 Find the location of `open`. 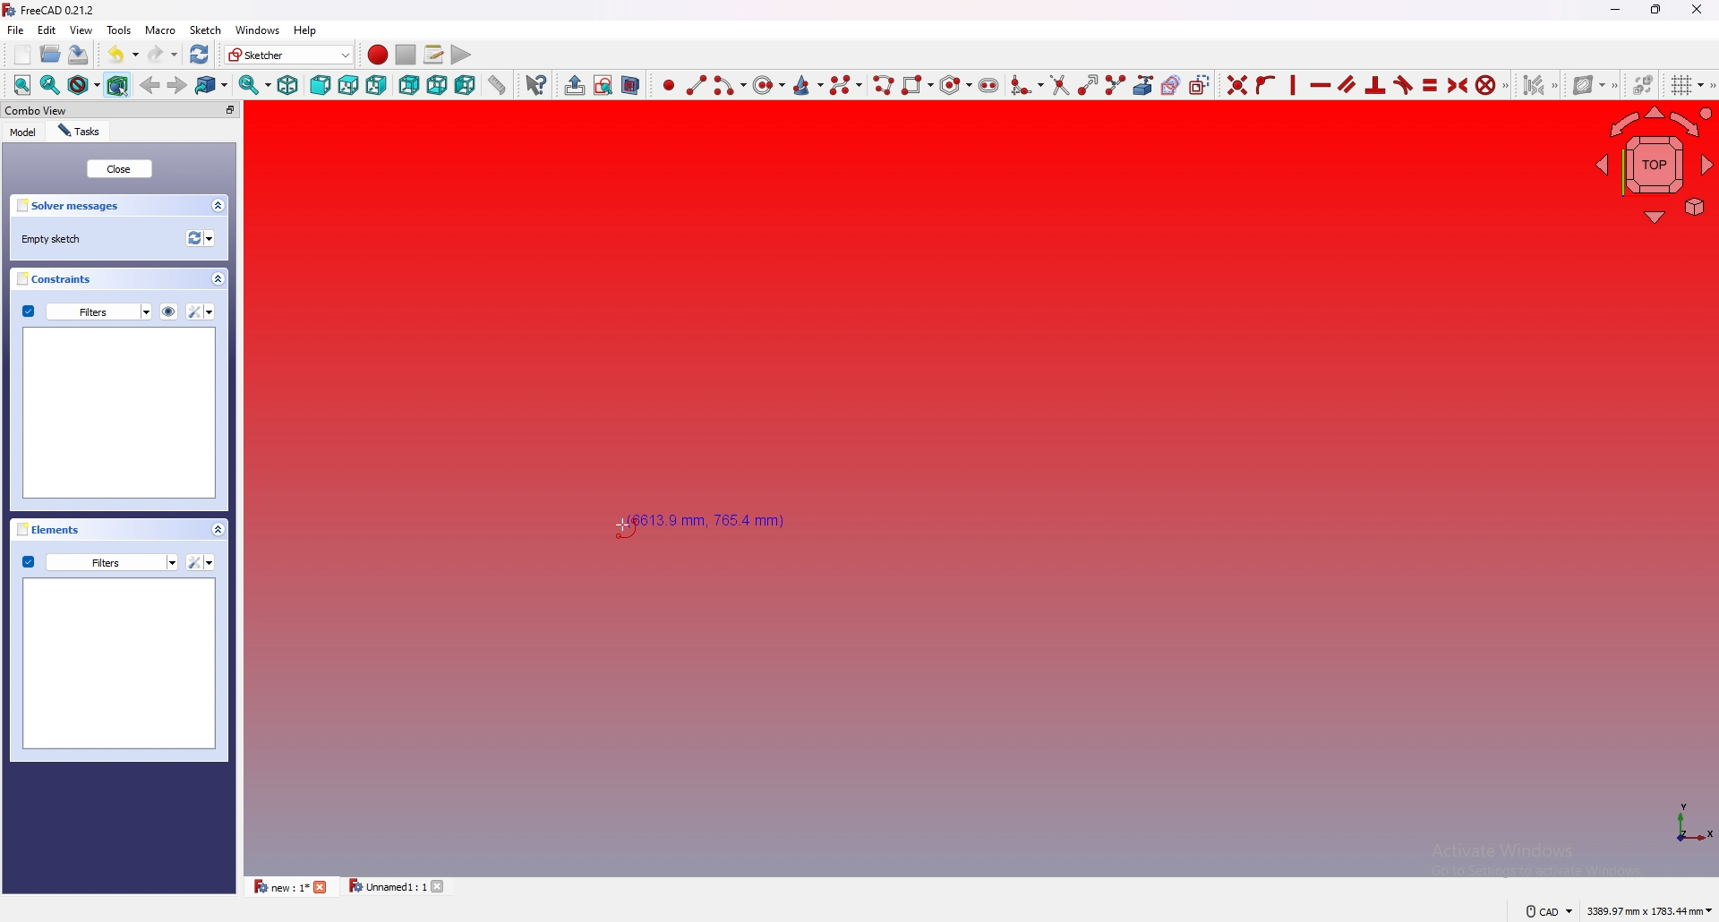

open is located at coordinates (51, 54).